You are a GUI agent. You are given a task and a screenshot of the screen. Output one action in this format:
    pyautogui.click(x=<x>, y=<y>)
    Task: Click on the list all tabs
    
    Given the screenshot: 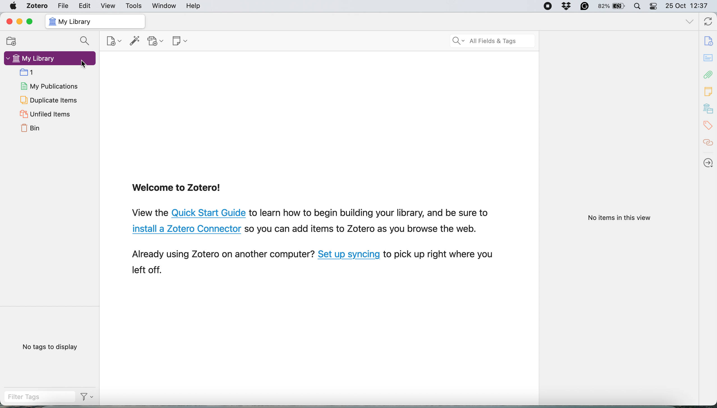 What is the action you would take?
    pyautogui.click(x=689, y=22)
    